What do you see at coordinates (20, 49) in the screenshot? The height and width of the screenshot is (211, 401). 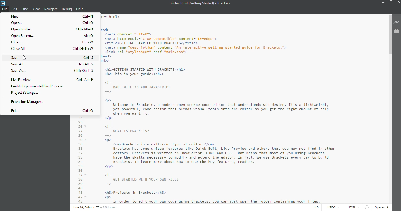 I see `close all` at bounding box center [20, 49].